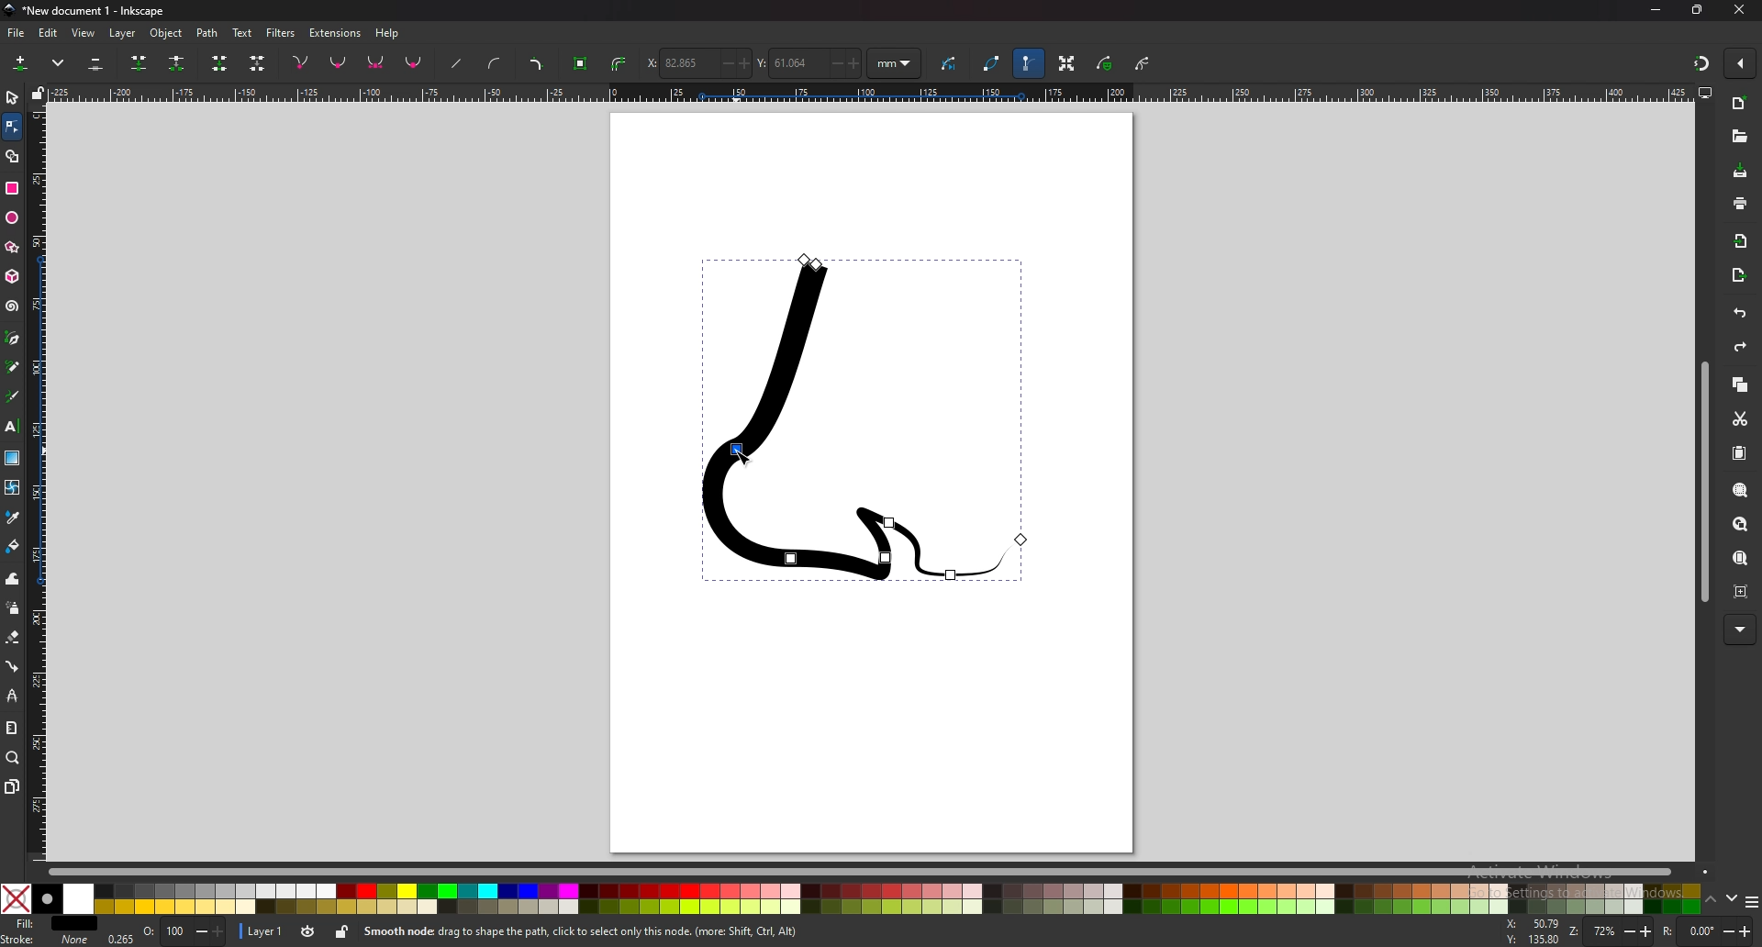 The image size is (1762, 947). What do you see at coordinates (1739, 139) in the screenshot?
I see `open` at bounding box center [1739, 139].